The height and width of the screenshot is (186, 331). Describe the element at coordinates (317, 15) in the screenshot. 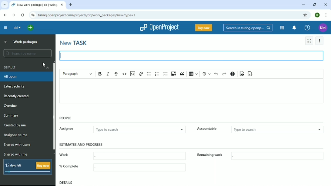

I see `K` at that location.